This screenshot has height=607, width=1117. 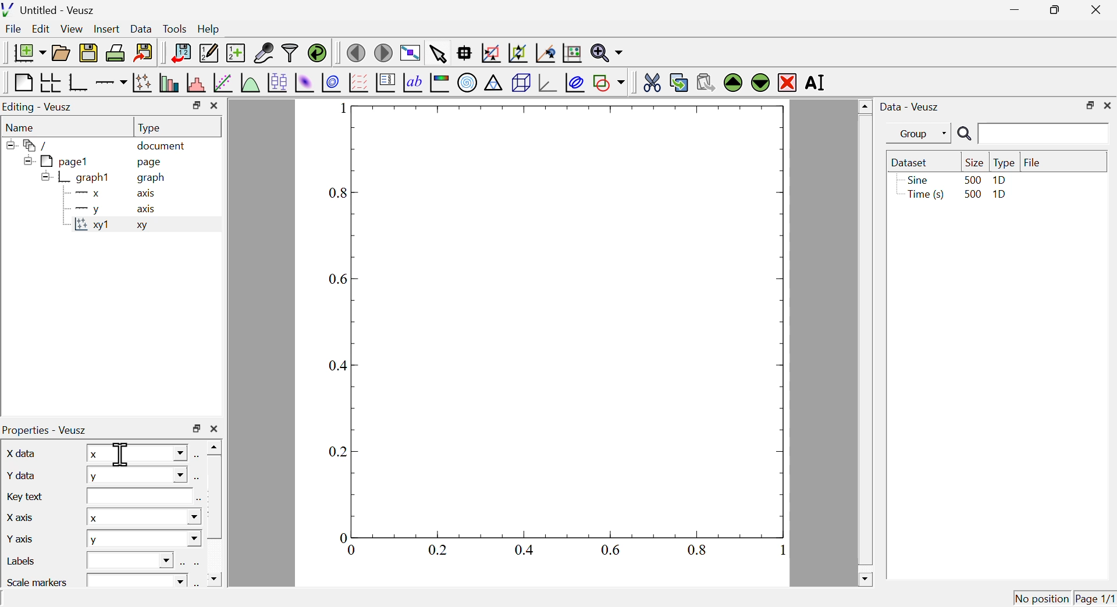 What do you see at coordinates (151, 164) in the screenshot?
I see `page` at bounding box center [151, 164].